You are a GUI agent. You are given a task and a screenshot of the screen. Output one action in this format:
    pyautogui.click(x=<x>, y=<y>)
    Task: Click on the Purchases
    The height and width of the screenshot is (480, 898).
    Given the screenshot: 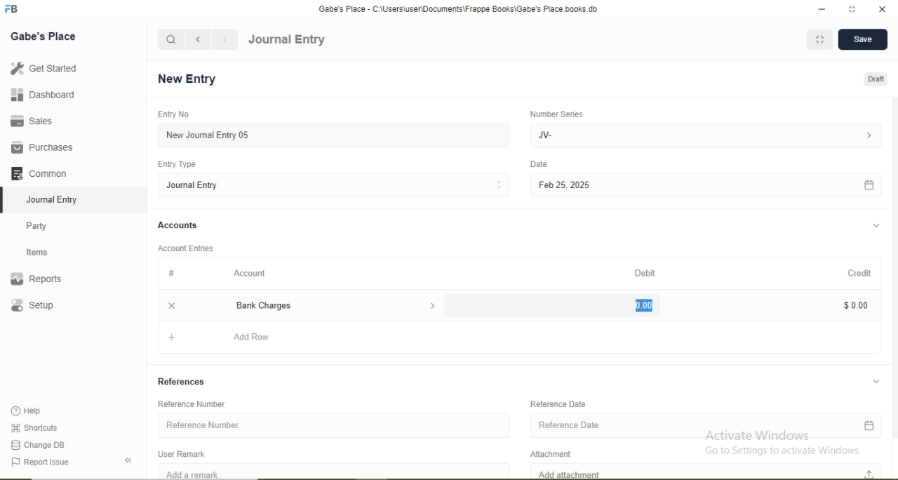 What is the action you would take?
    pyautogui.click(x=42, y=147)
    